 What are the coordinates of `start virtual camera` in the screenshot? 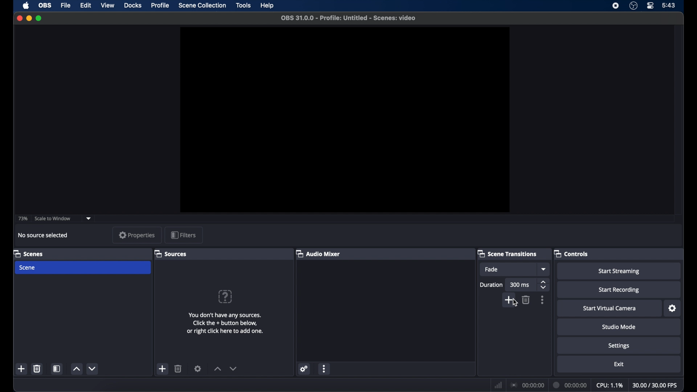 It's located at (610, 308).